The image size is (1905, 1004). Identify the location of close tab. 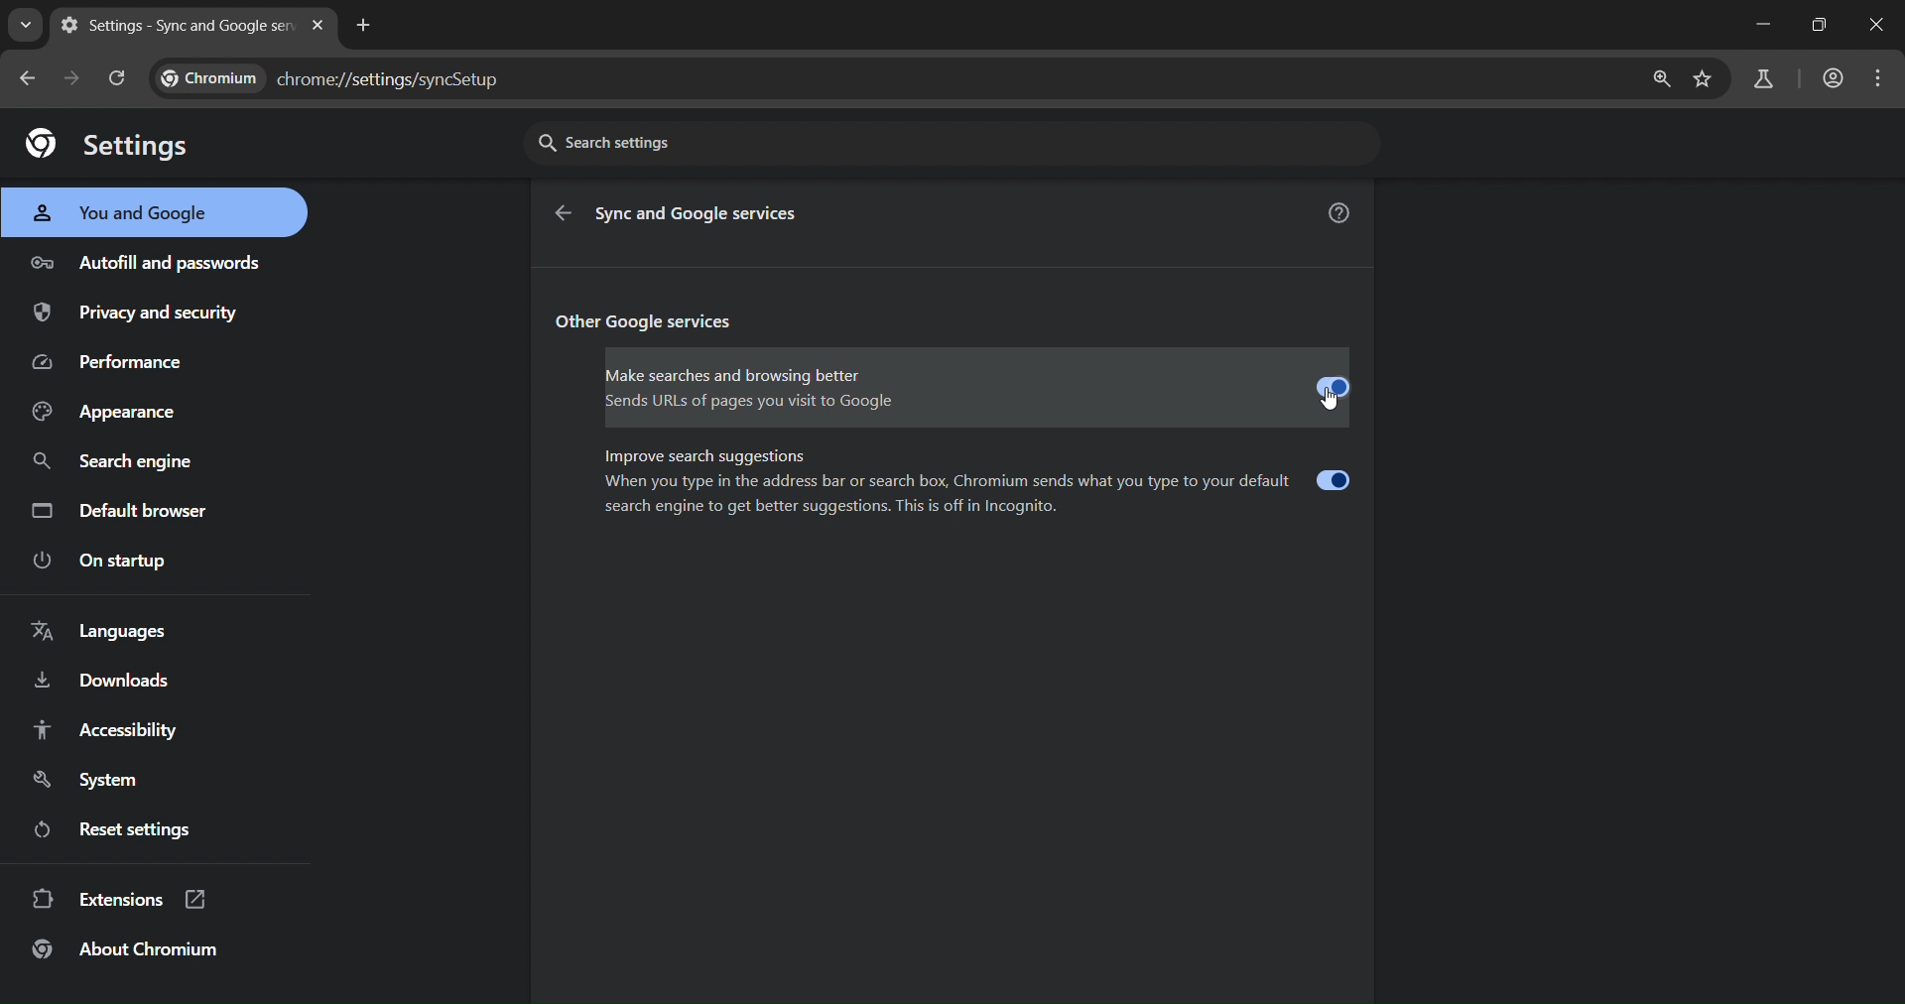
(321, 28).